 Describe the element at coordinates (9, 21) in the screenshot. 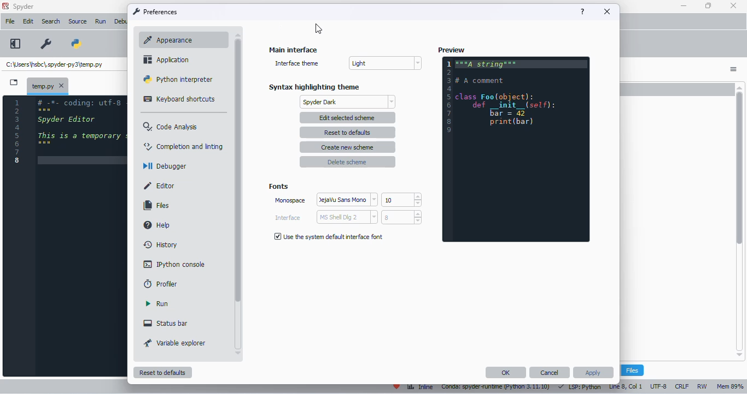

I see `file` at that location.